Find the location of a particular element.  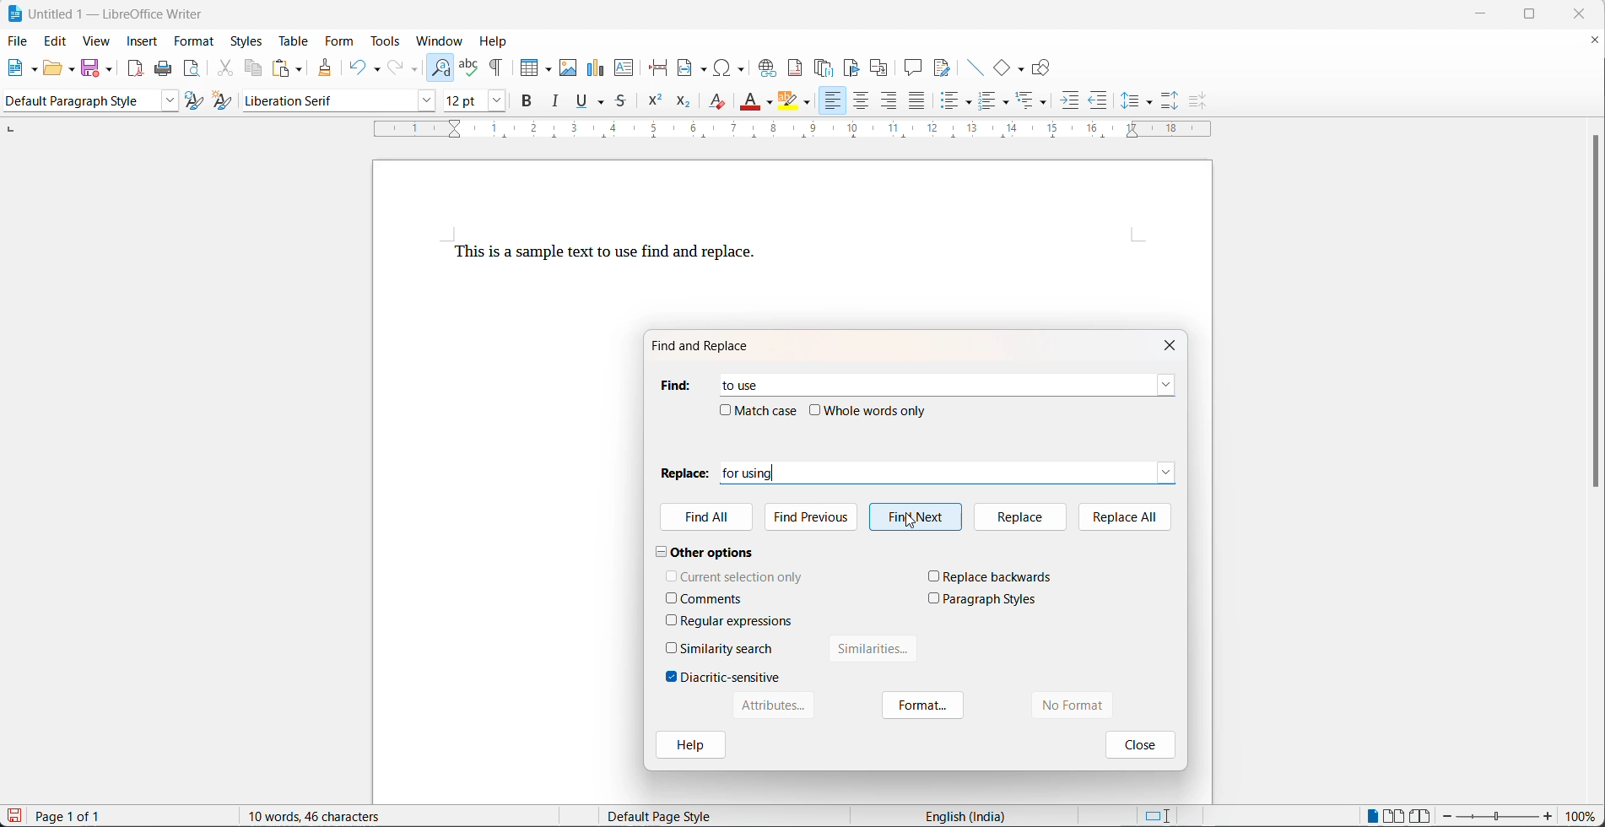

font color is located at coordinates (751, 100).